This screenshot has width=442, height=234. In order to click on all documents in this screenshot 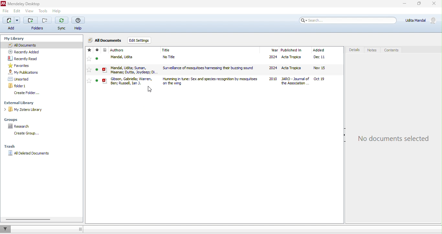, I will do `click(41, 45)`.